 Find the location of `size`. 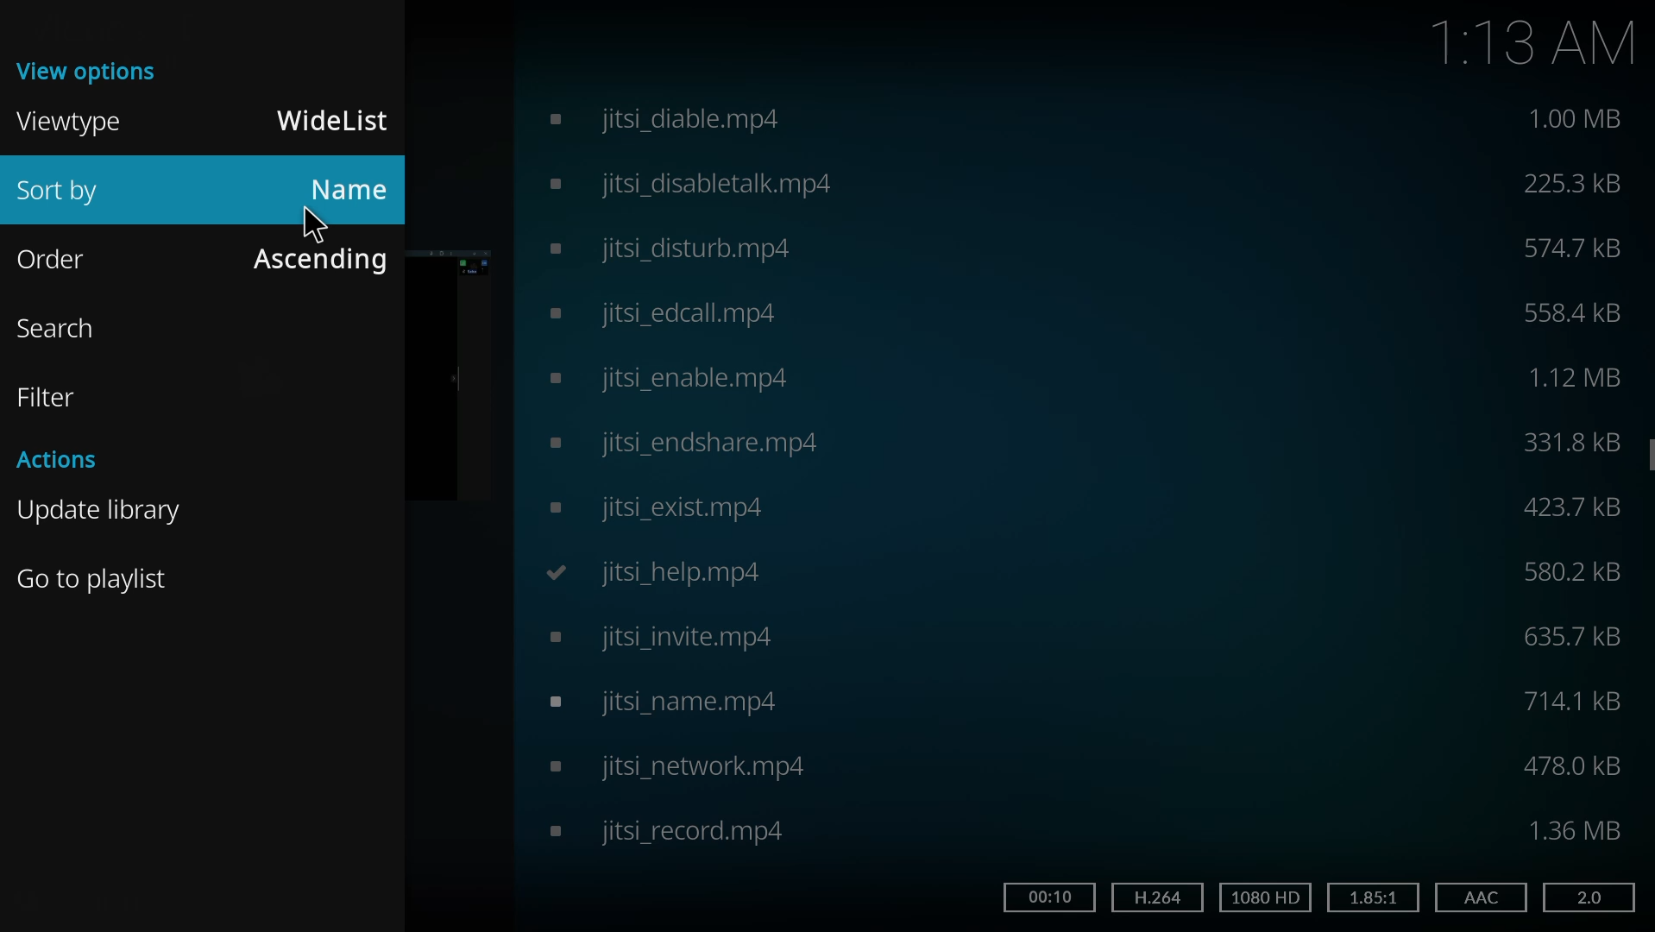

size is located at coordinates (1573, 576).